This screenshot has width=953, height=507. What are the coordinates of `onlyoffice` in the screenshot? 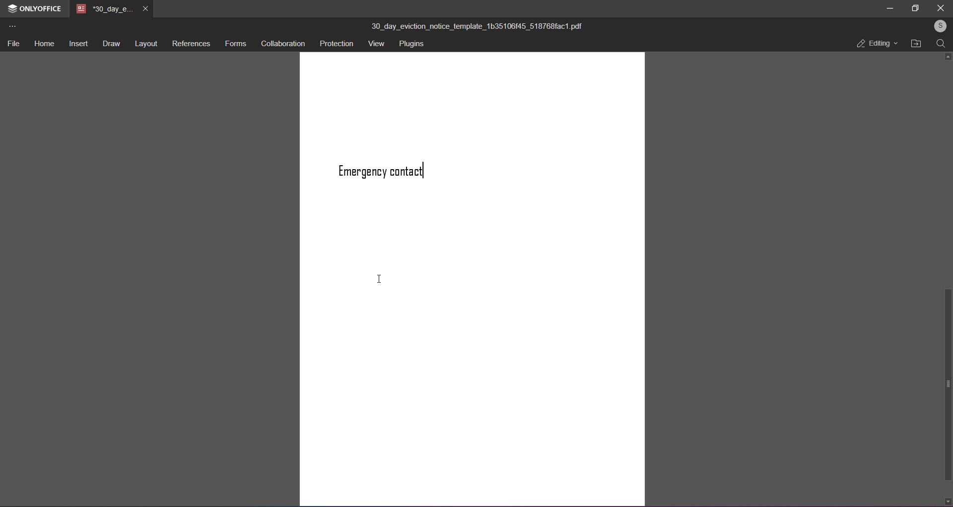 It's located at (41, 9).